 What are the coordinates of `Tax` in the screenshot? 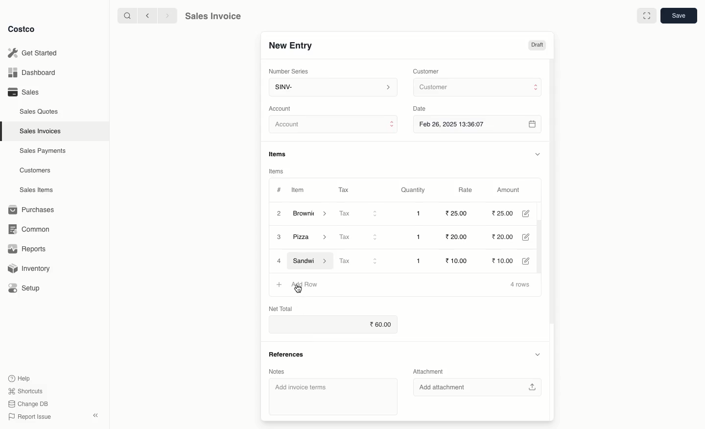 It's located at (360, 261).